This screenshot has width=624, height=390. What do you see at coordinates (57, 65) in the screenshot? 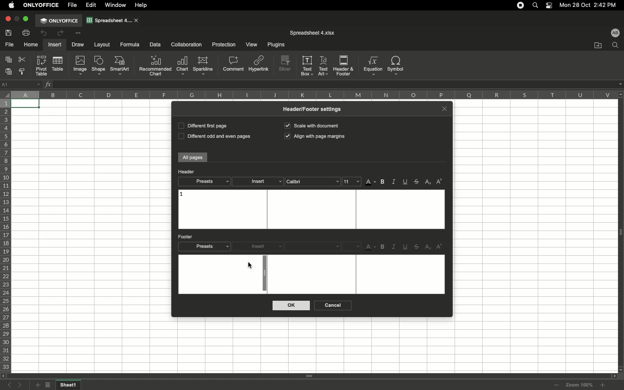
I see `Table` at bounding box center [57, 65].